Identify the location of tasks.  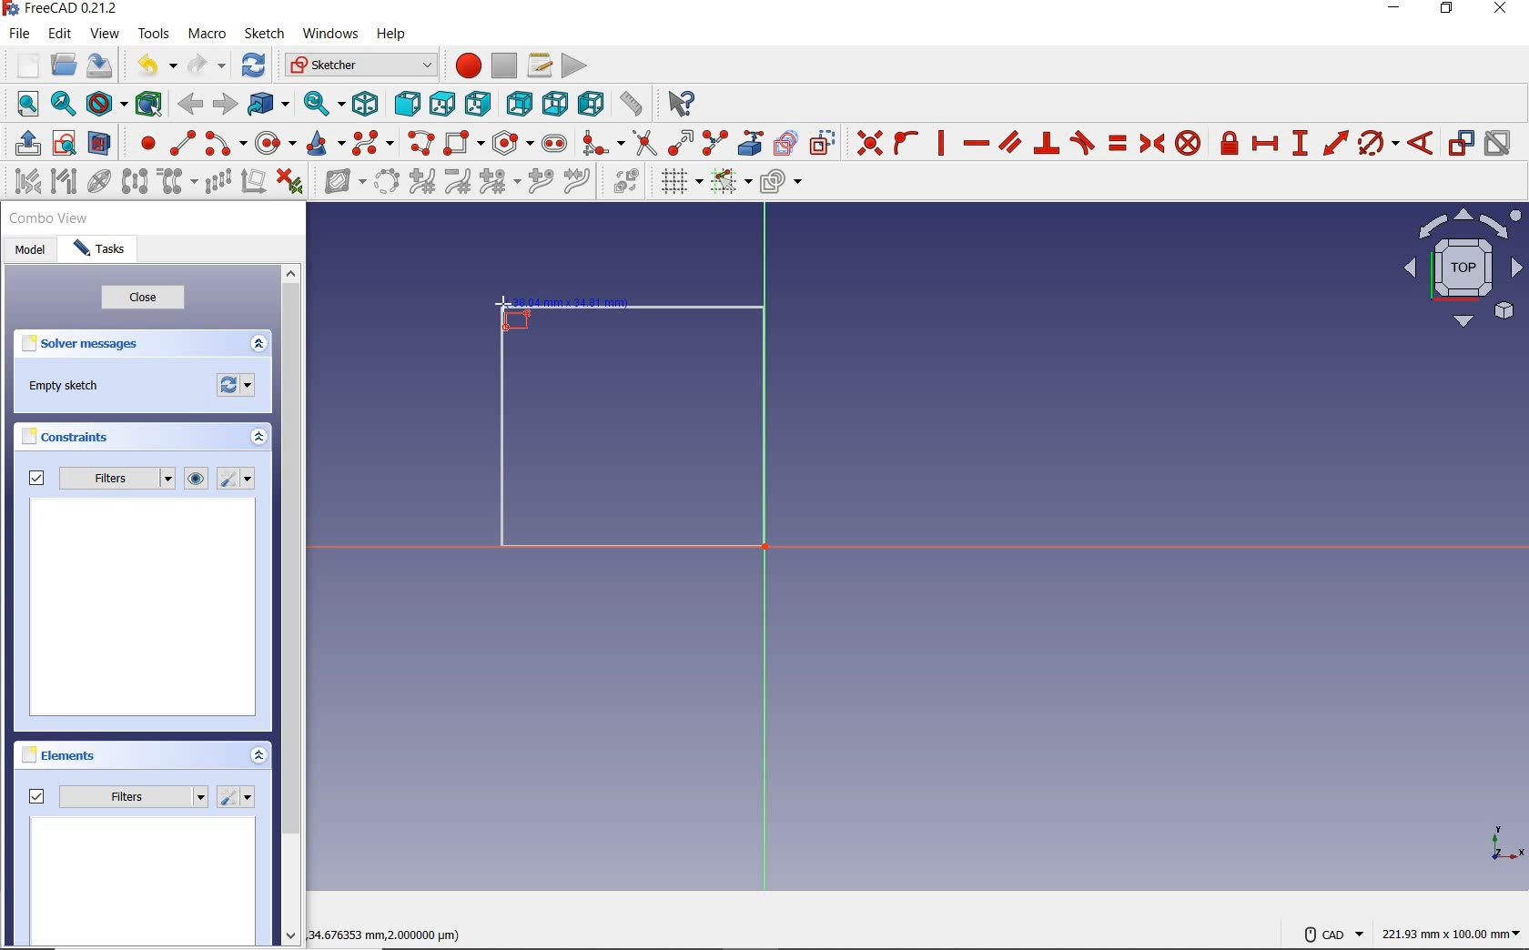
(105, 250).